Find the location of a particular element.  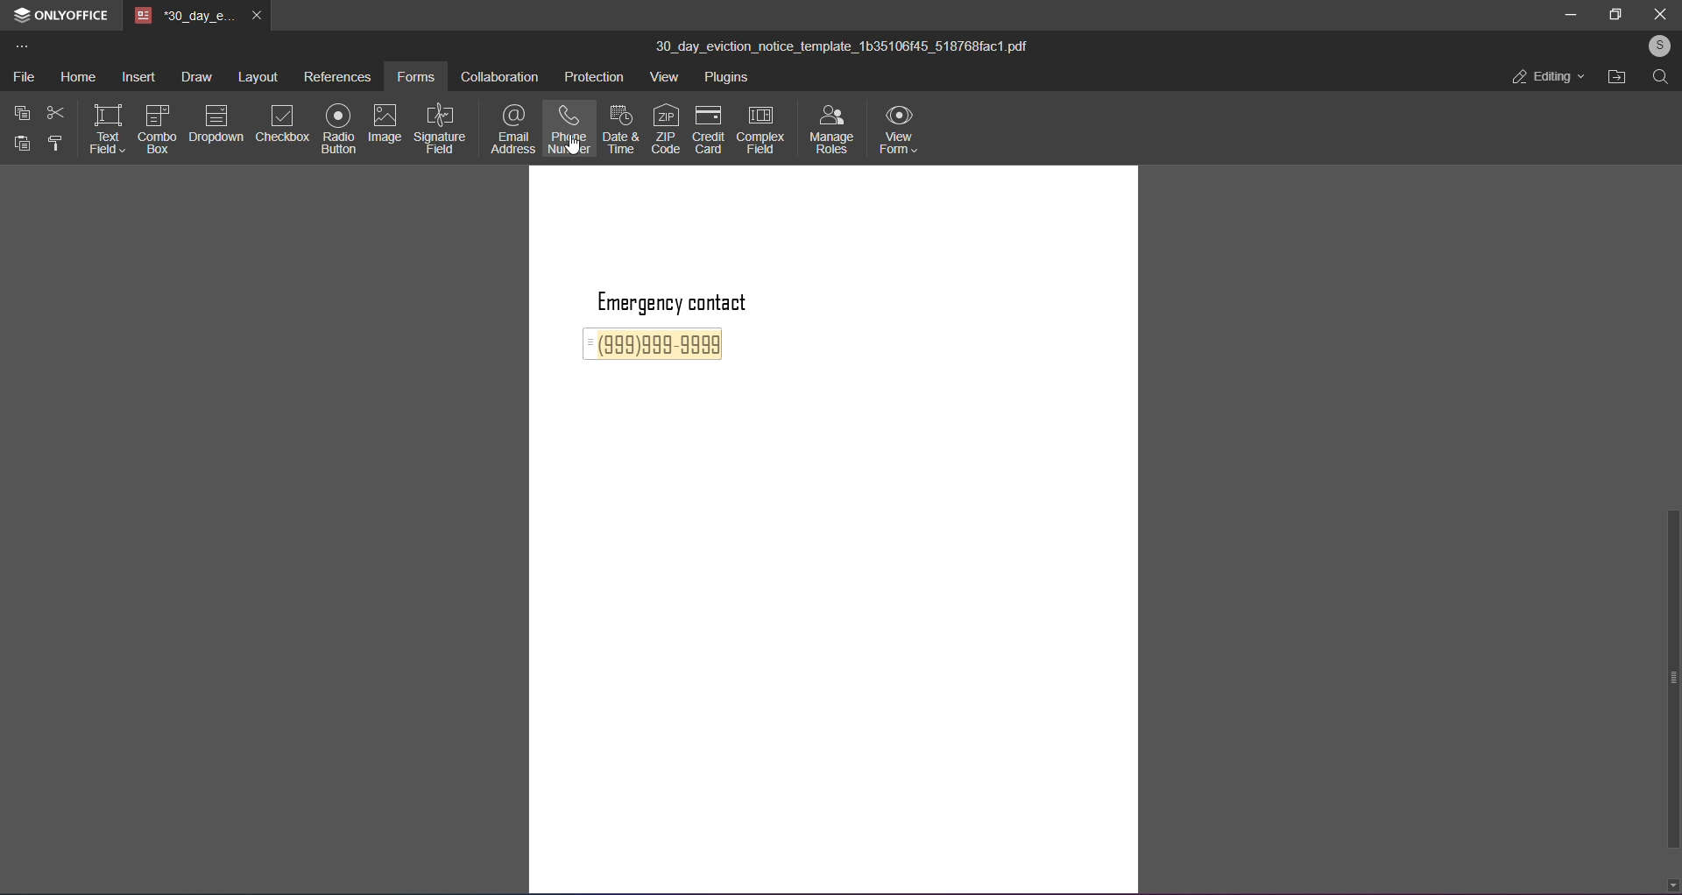

credit is located at coordinates (710, 134).